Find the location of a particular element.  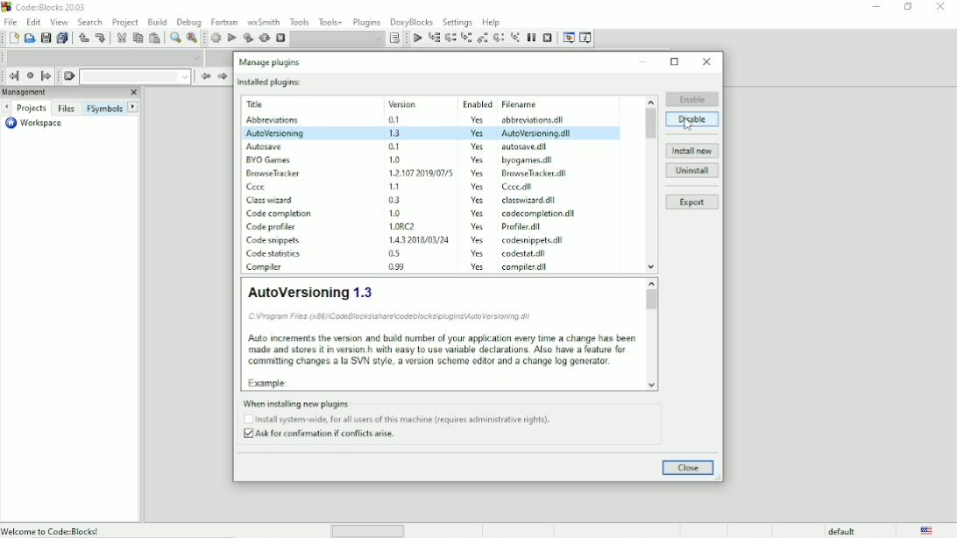

Yes is located at coordinates (479, 253).